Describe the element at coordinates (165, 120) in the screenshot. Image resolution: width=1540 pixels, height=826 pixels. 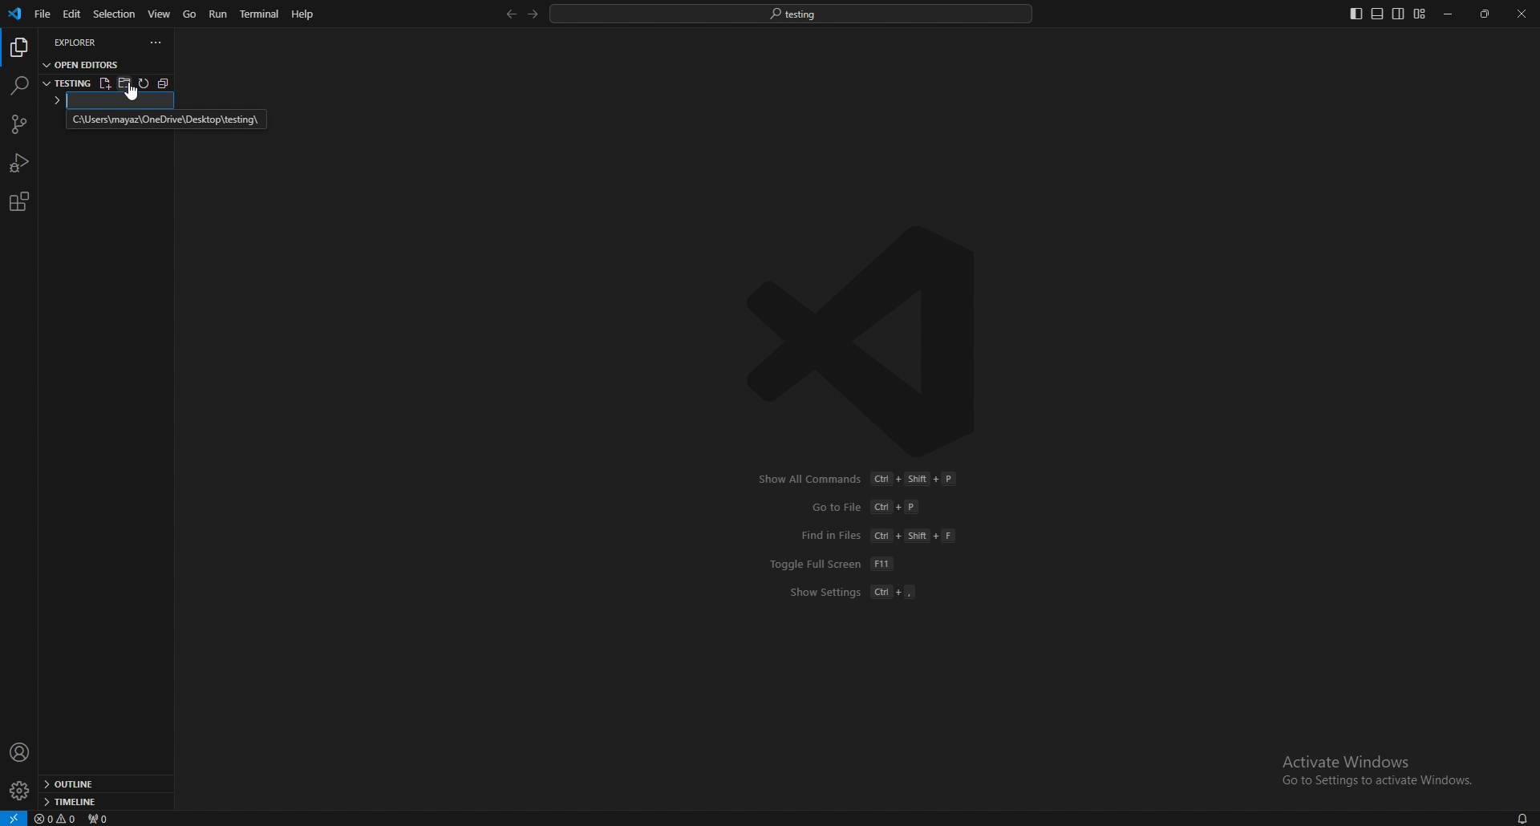
I see `tooltip` at that location.